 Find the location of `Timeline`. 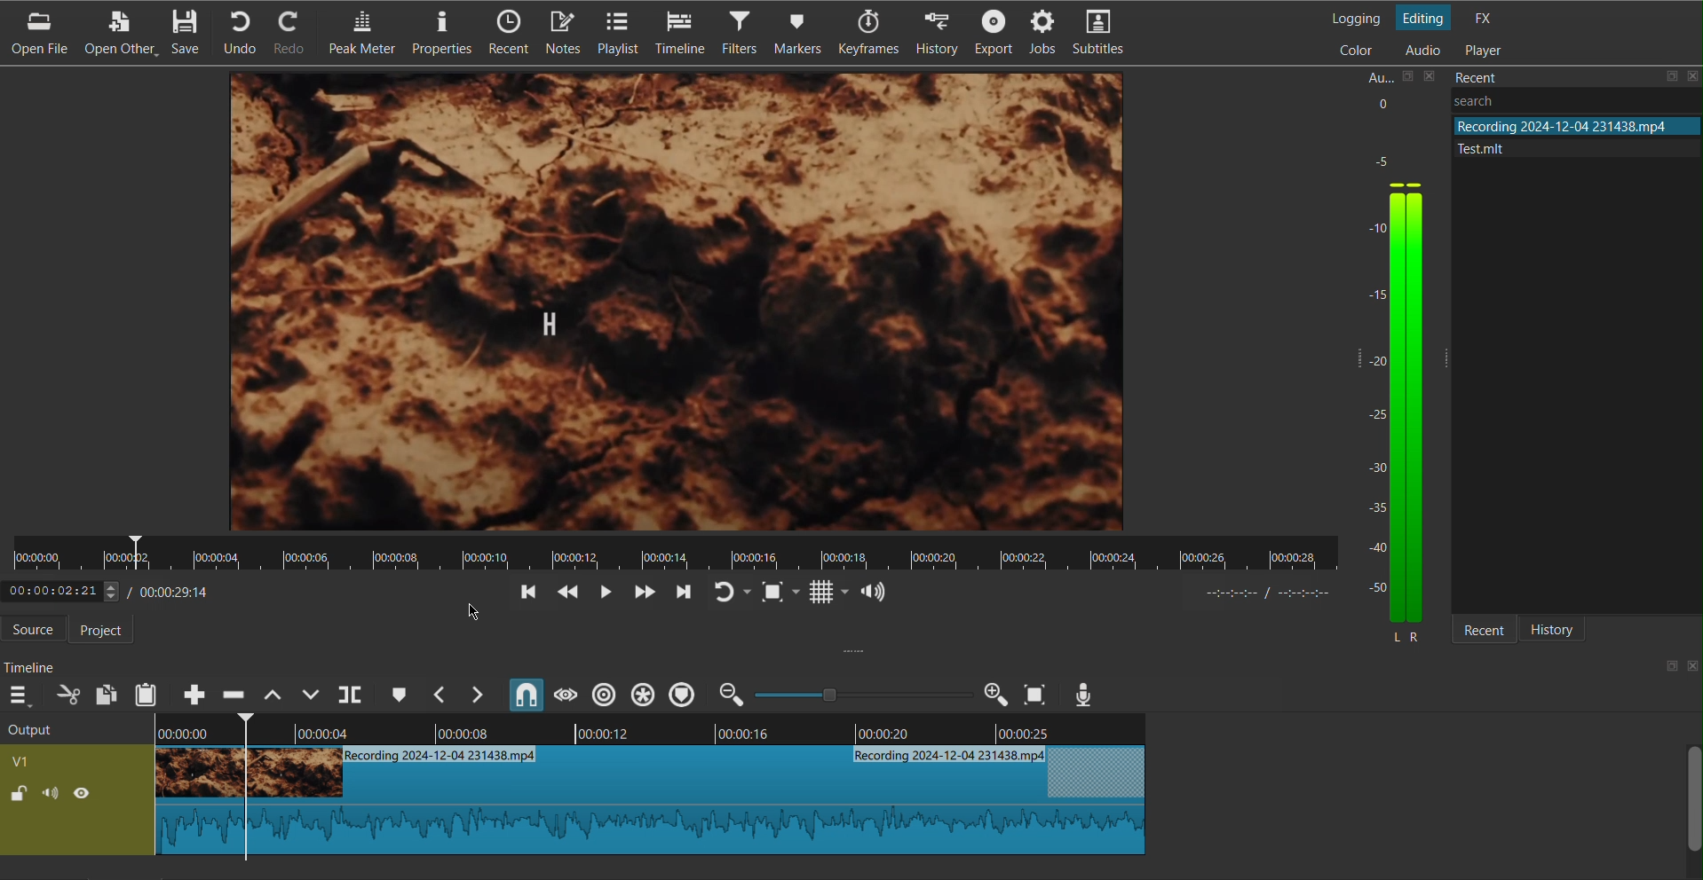

Timeline is located at coordinates (675, 554).